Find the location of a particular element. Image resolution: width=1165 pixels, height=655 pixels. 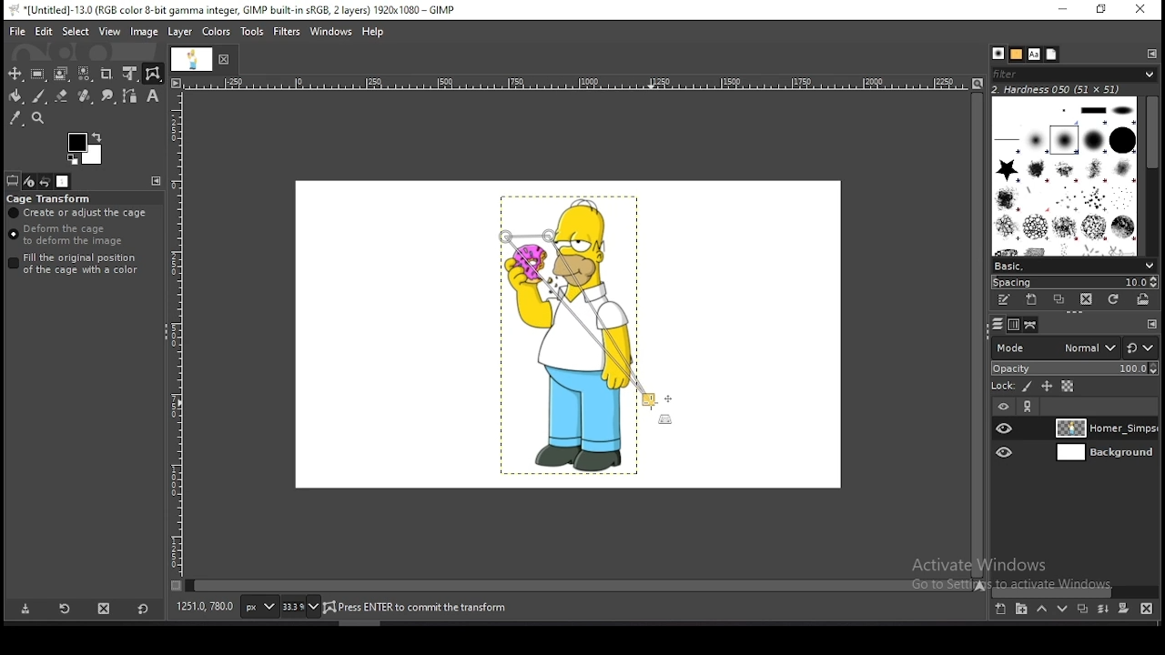

lock position and size is located at coordinates (1046, 387).